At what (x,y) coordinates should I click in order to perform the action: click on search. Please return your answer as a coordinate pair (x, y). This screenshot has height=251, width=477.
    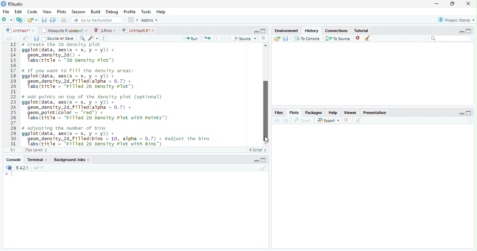
    Looking at the image, I should click on (81, 38).